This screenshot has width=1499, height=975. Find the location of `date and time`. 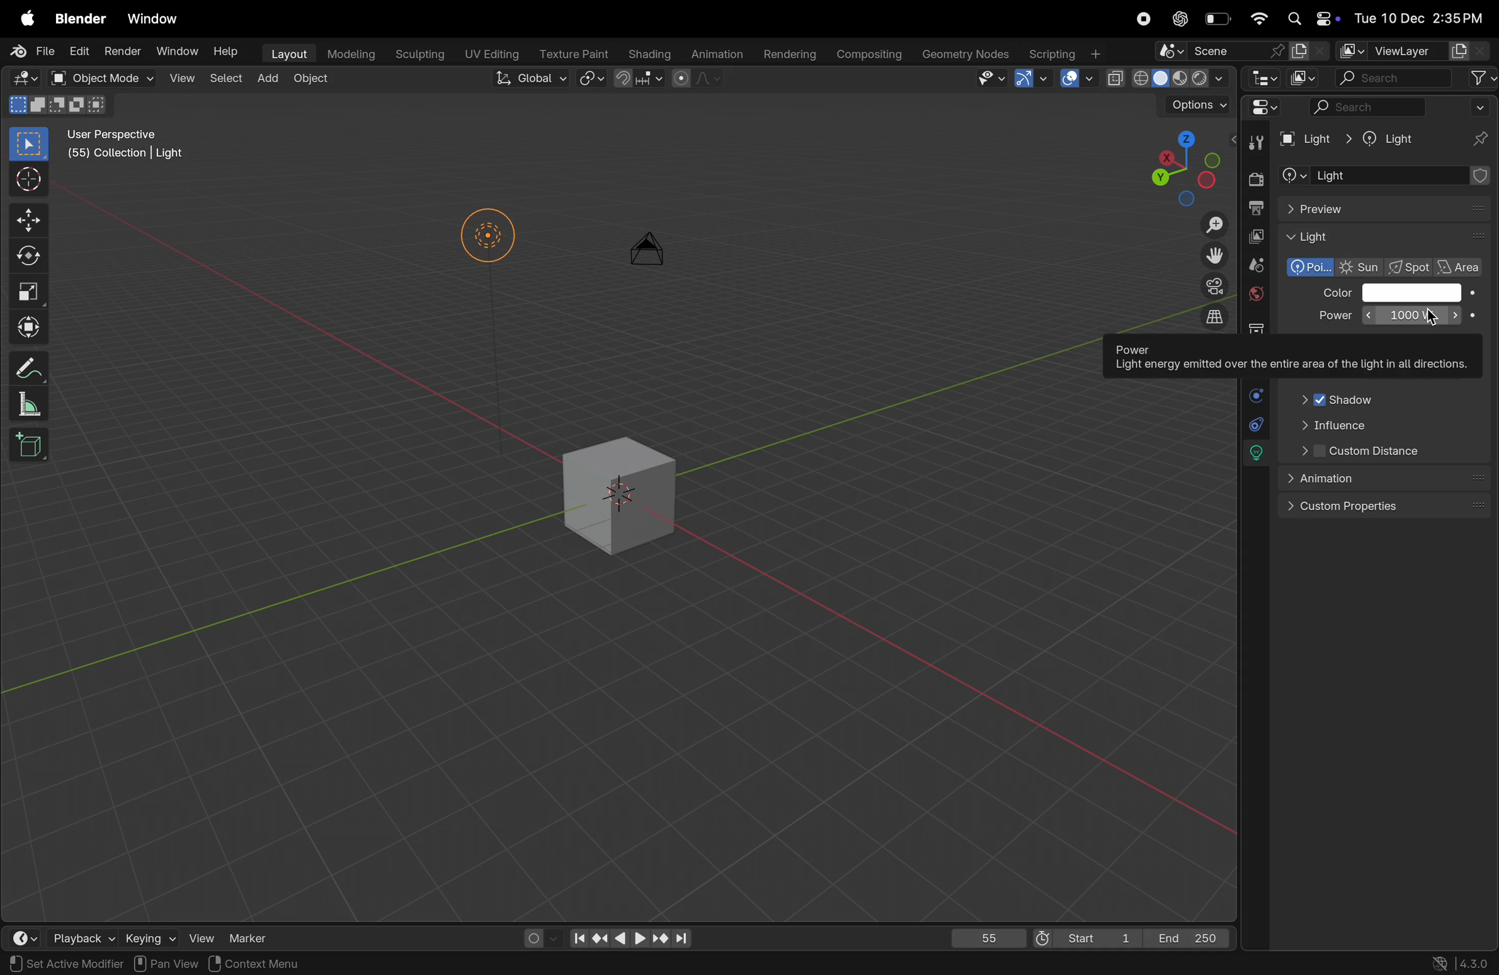

date and time is located at coordinates (1425, 21).